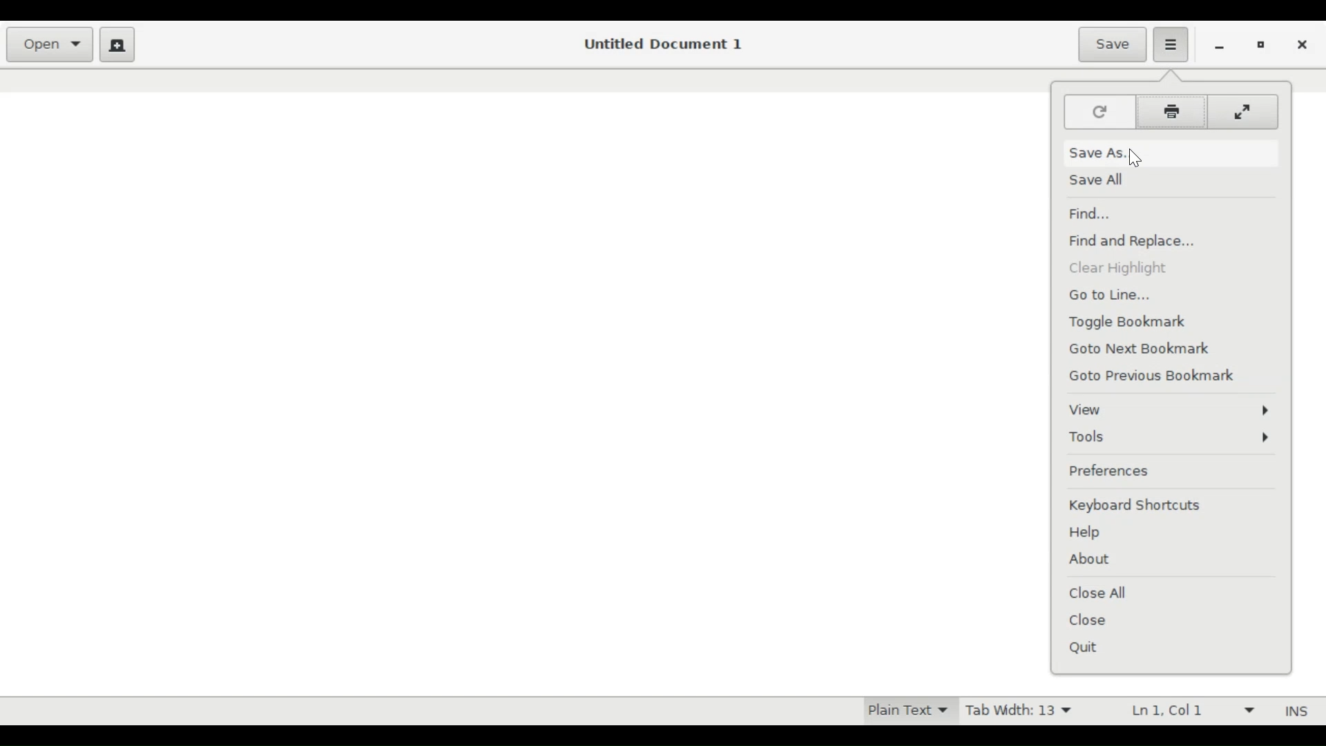  Describe the element at coordinates (1145, 240) in the screenshot. I see `Find and Replace` at that location.